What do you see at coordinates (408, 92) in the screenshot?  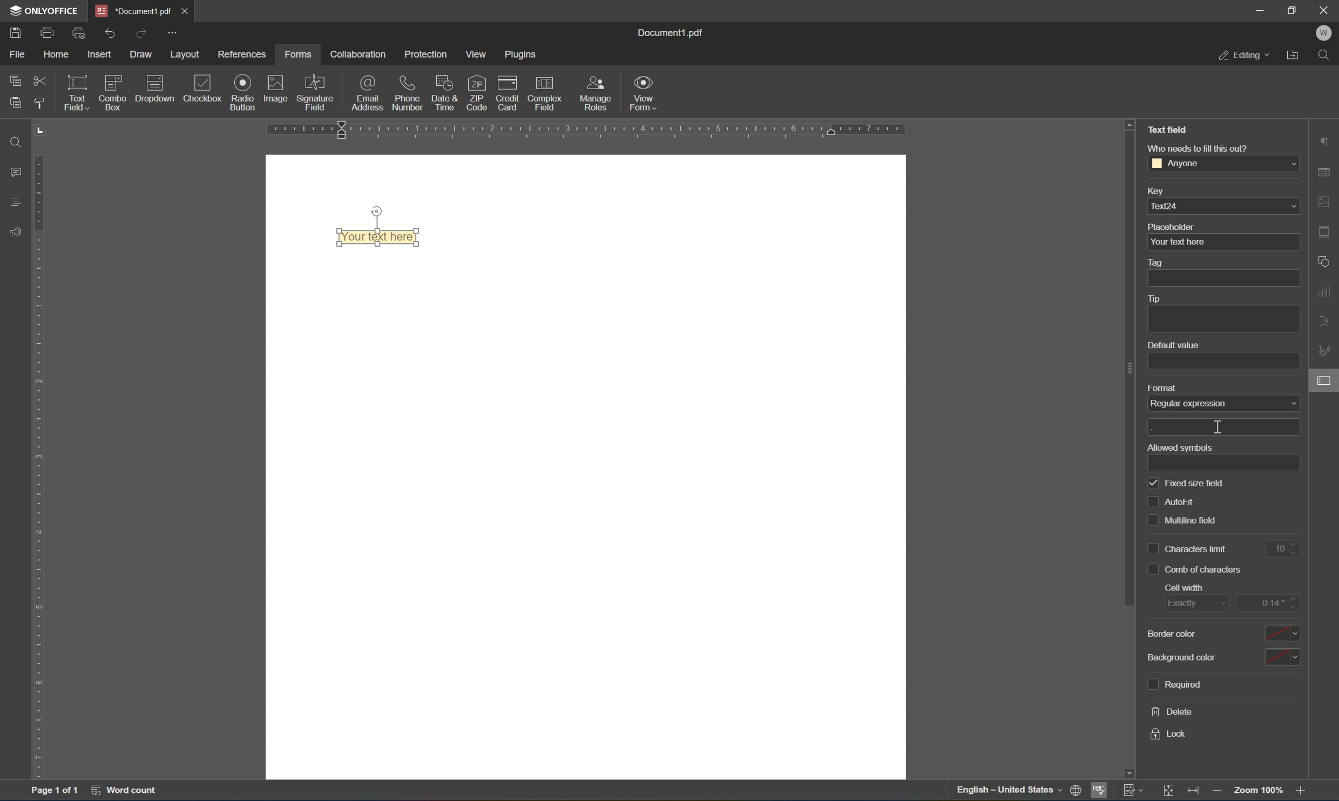 I see `phone number` at bounding box center [408, 92].